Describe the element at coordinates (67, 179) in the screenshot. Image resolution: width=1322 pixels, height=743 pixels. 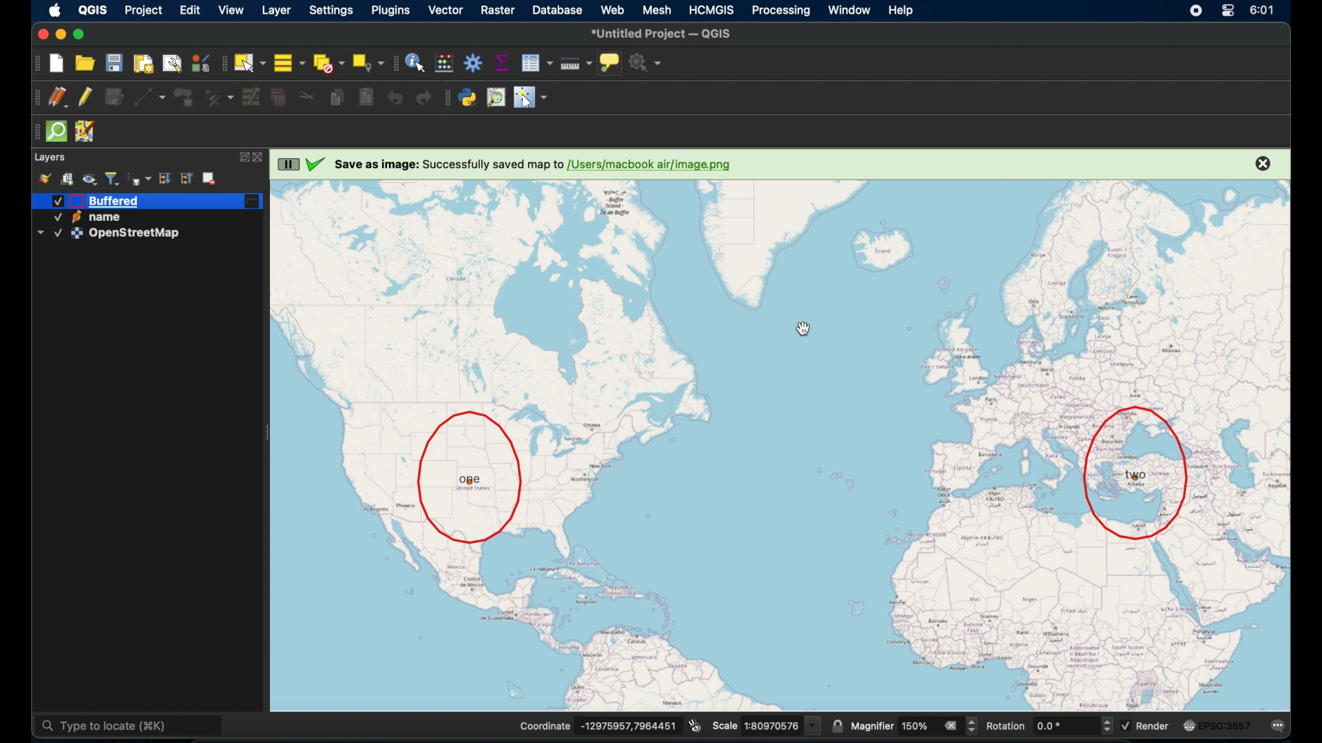
I see `add group` at that location.